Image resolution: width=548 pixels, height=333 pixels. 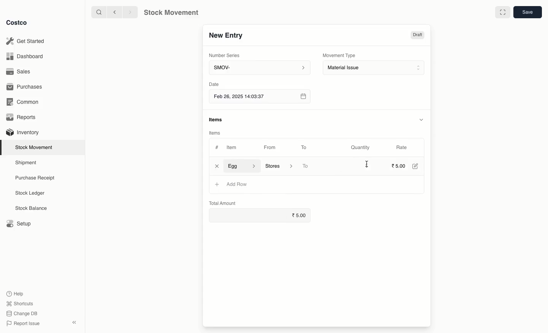 I want to click on From, so click(x=272, y=149).